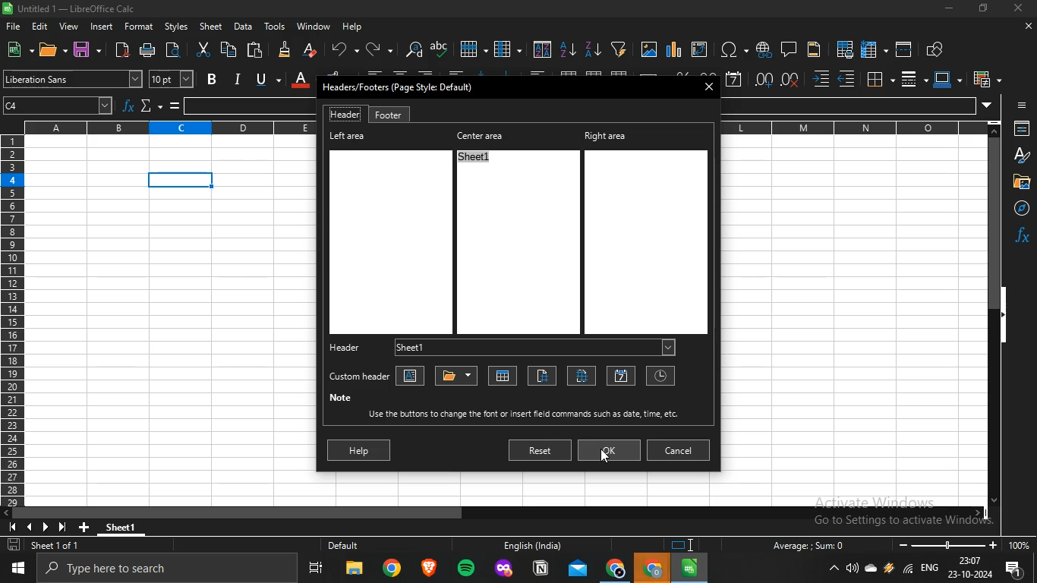 Image resolution: width=1037 pixels, height=583 pixels. What do you see at coordinates (412, 49) in the screenshot?
I see `find and replace` at bounding box center [412, 49].